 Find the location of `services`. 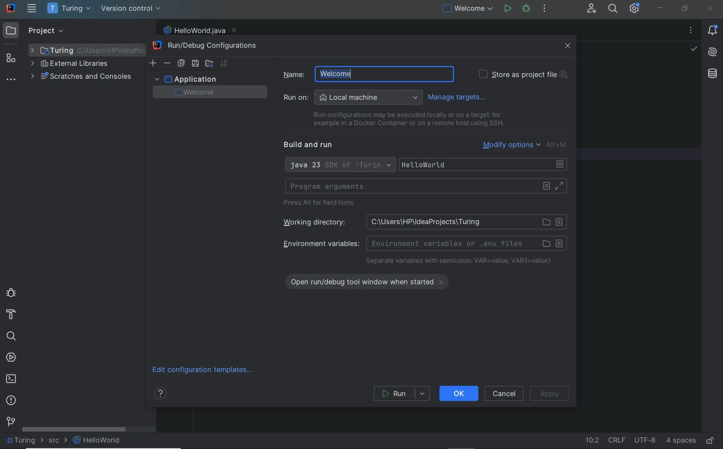

services is located at coordinates (11, 358).